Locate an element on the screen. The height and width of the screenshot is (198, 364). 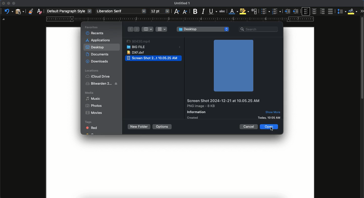
column is located at coordinates (148, 29).